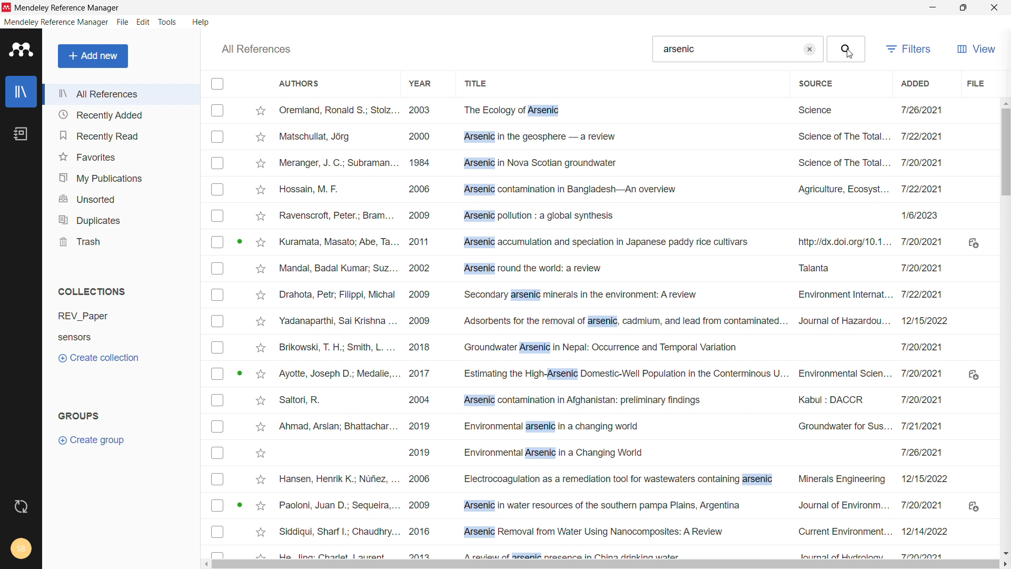 The height and width of the screenshot is (569, 1011). I want to click on view, so click(977, 47).